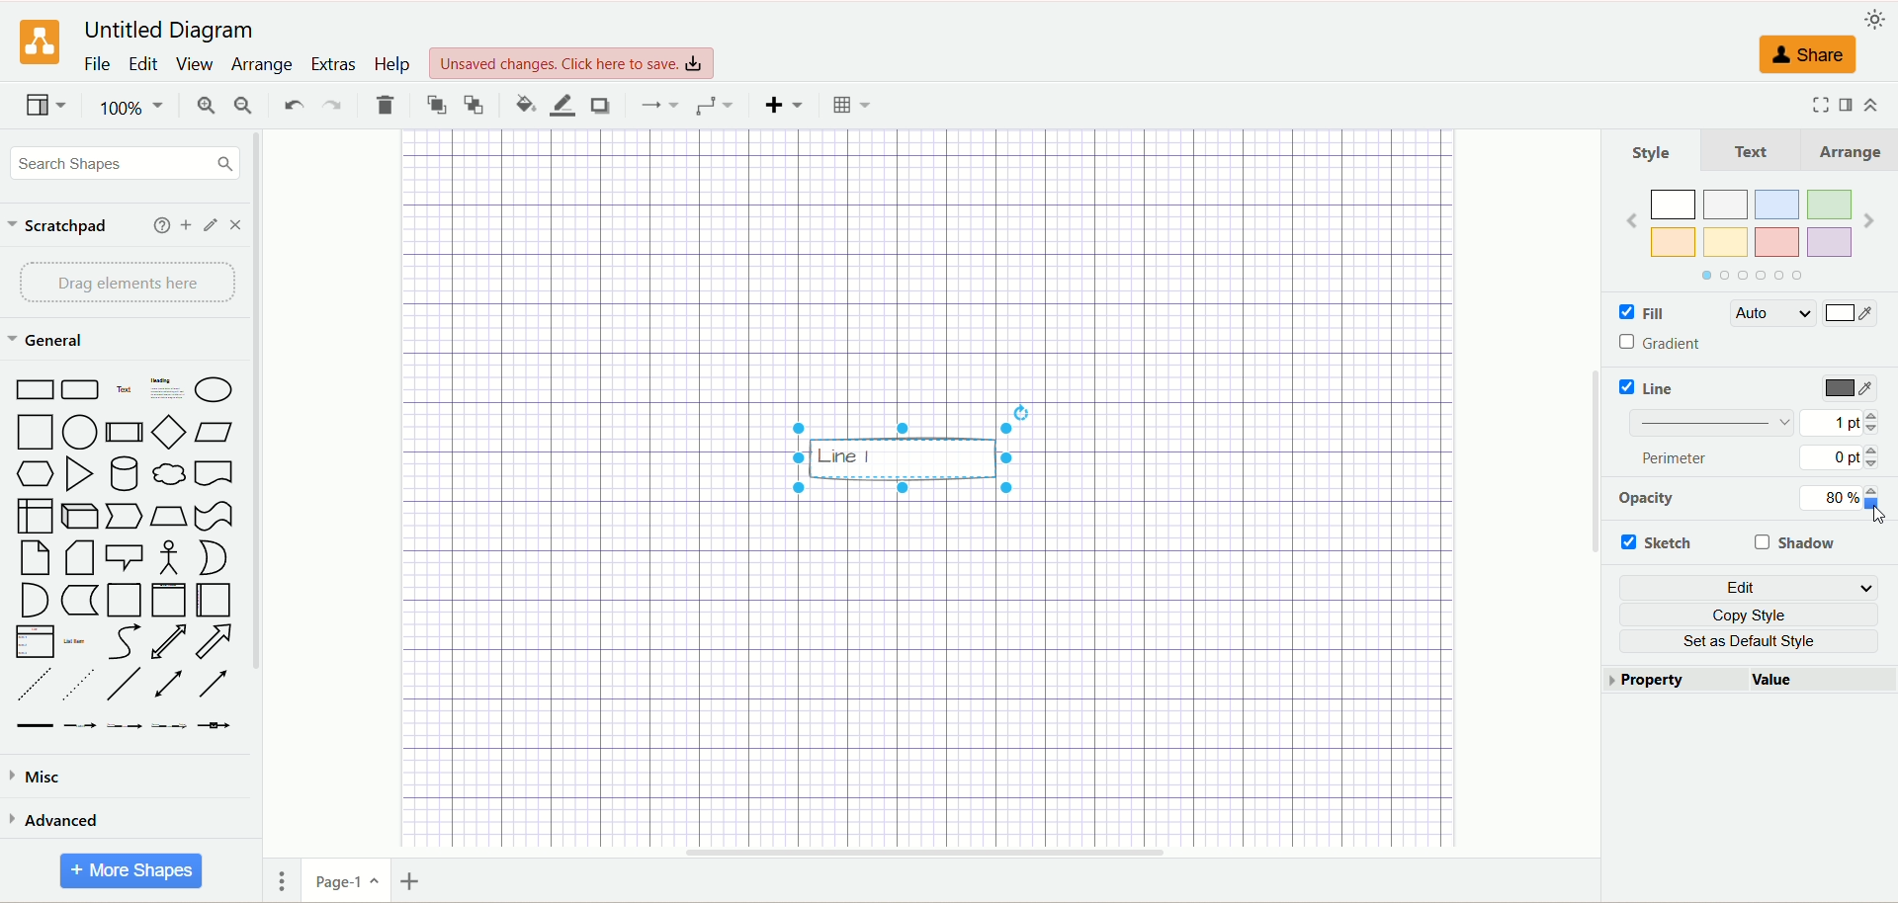 This screenshot has height=903, width=1898. I want to click on to back, so click(475, 106).